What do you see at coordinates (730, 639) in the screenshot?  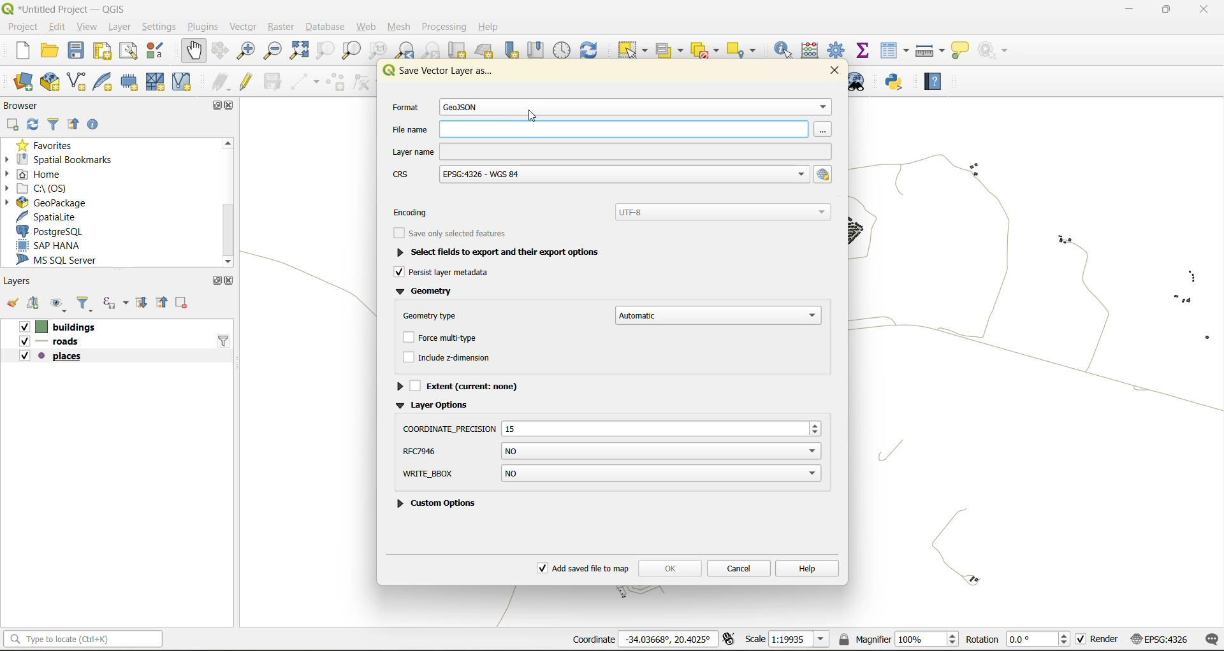 I see `toggle extents` at bounding box center [730, 639].